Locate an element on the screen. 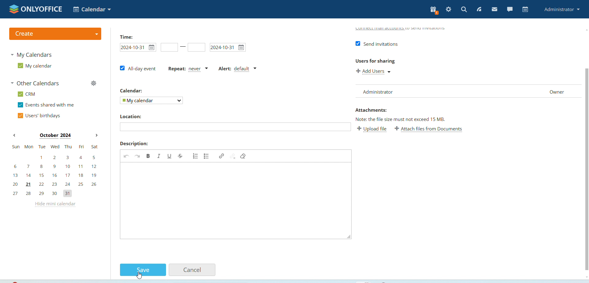 This screenshot has height=283, width=589. chat is located at coordinates (510, 9).